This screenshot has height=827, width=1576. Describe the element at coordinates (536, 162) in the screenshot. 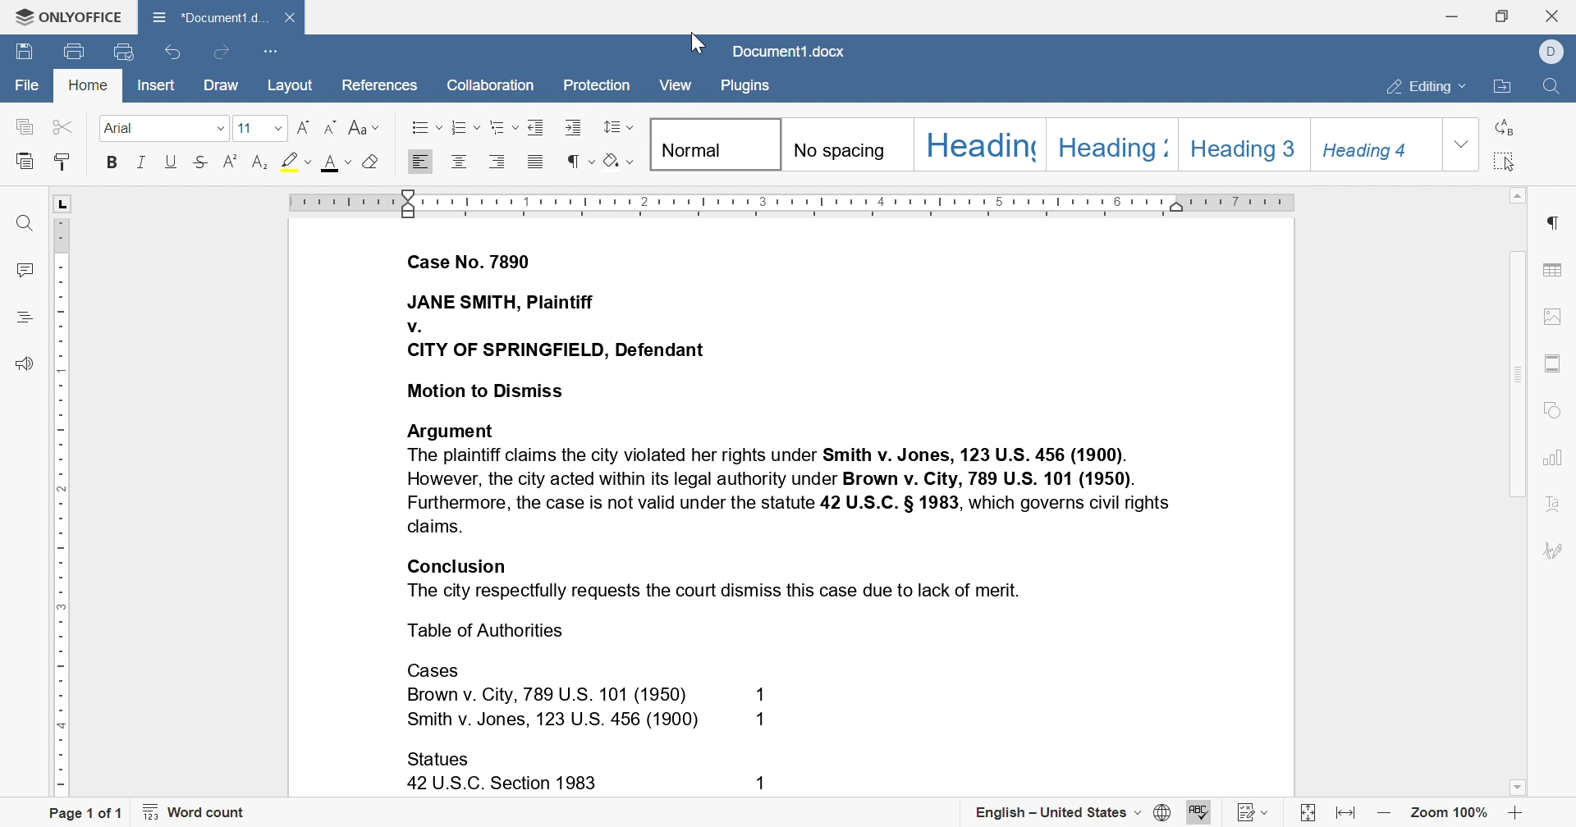

I see `justified` at that location.